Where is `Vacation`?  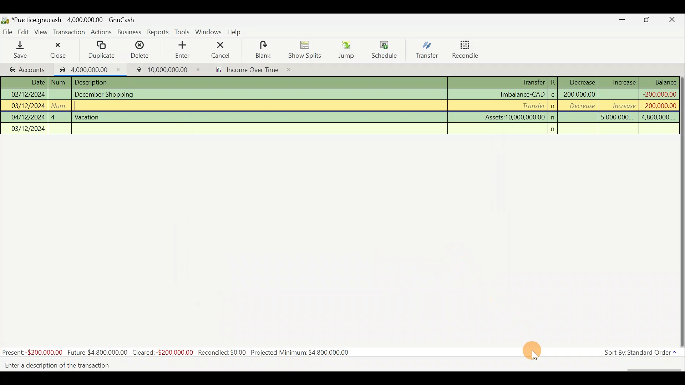
Vacation is located at coordinates (88, 116).